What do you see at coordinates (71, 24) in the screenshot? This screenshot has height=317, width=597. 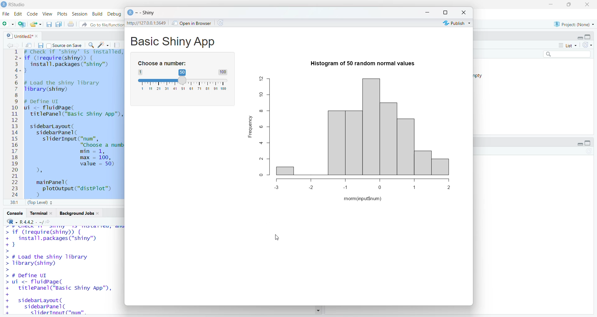 I see `print` at bounding box center [71, 24].